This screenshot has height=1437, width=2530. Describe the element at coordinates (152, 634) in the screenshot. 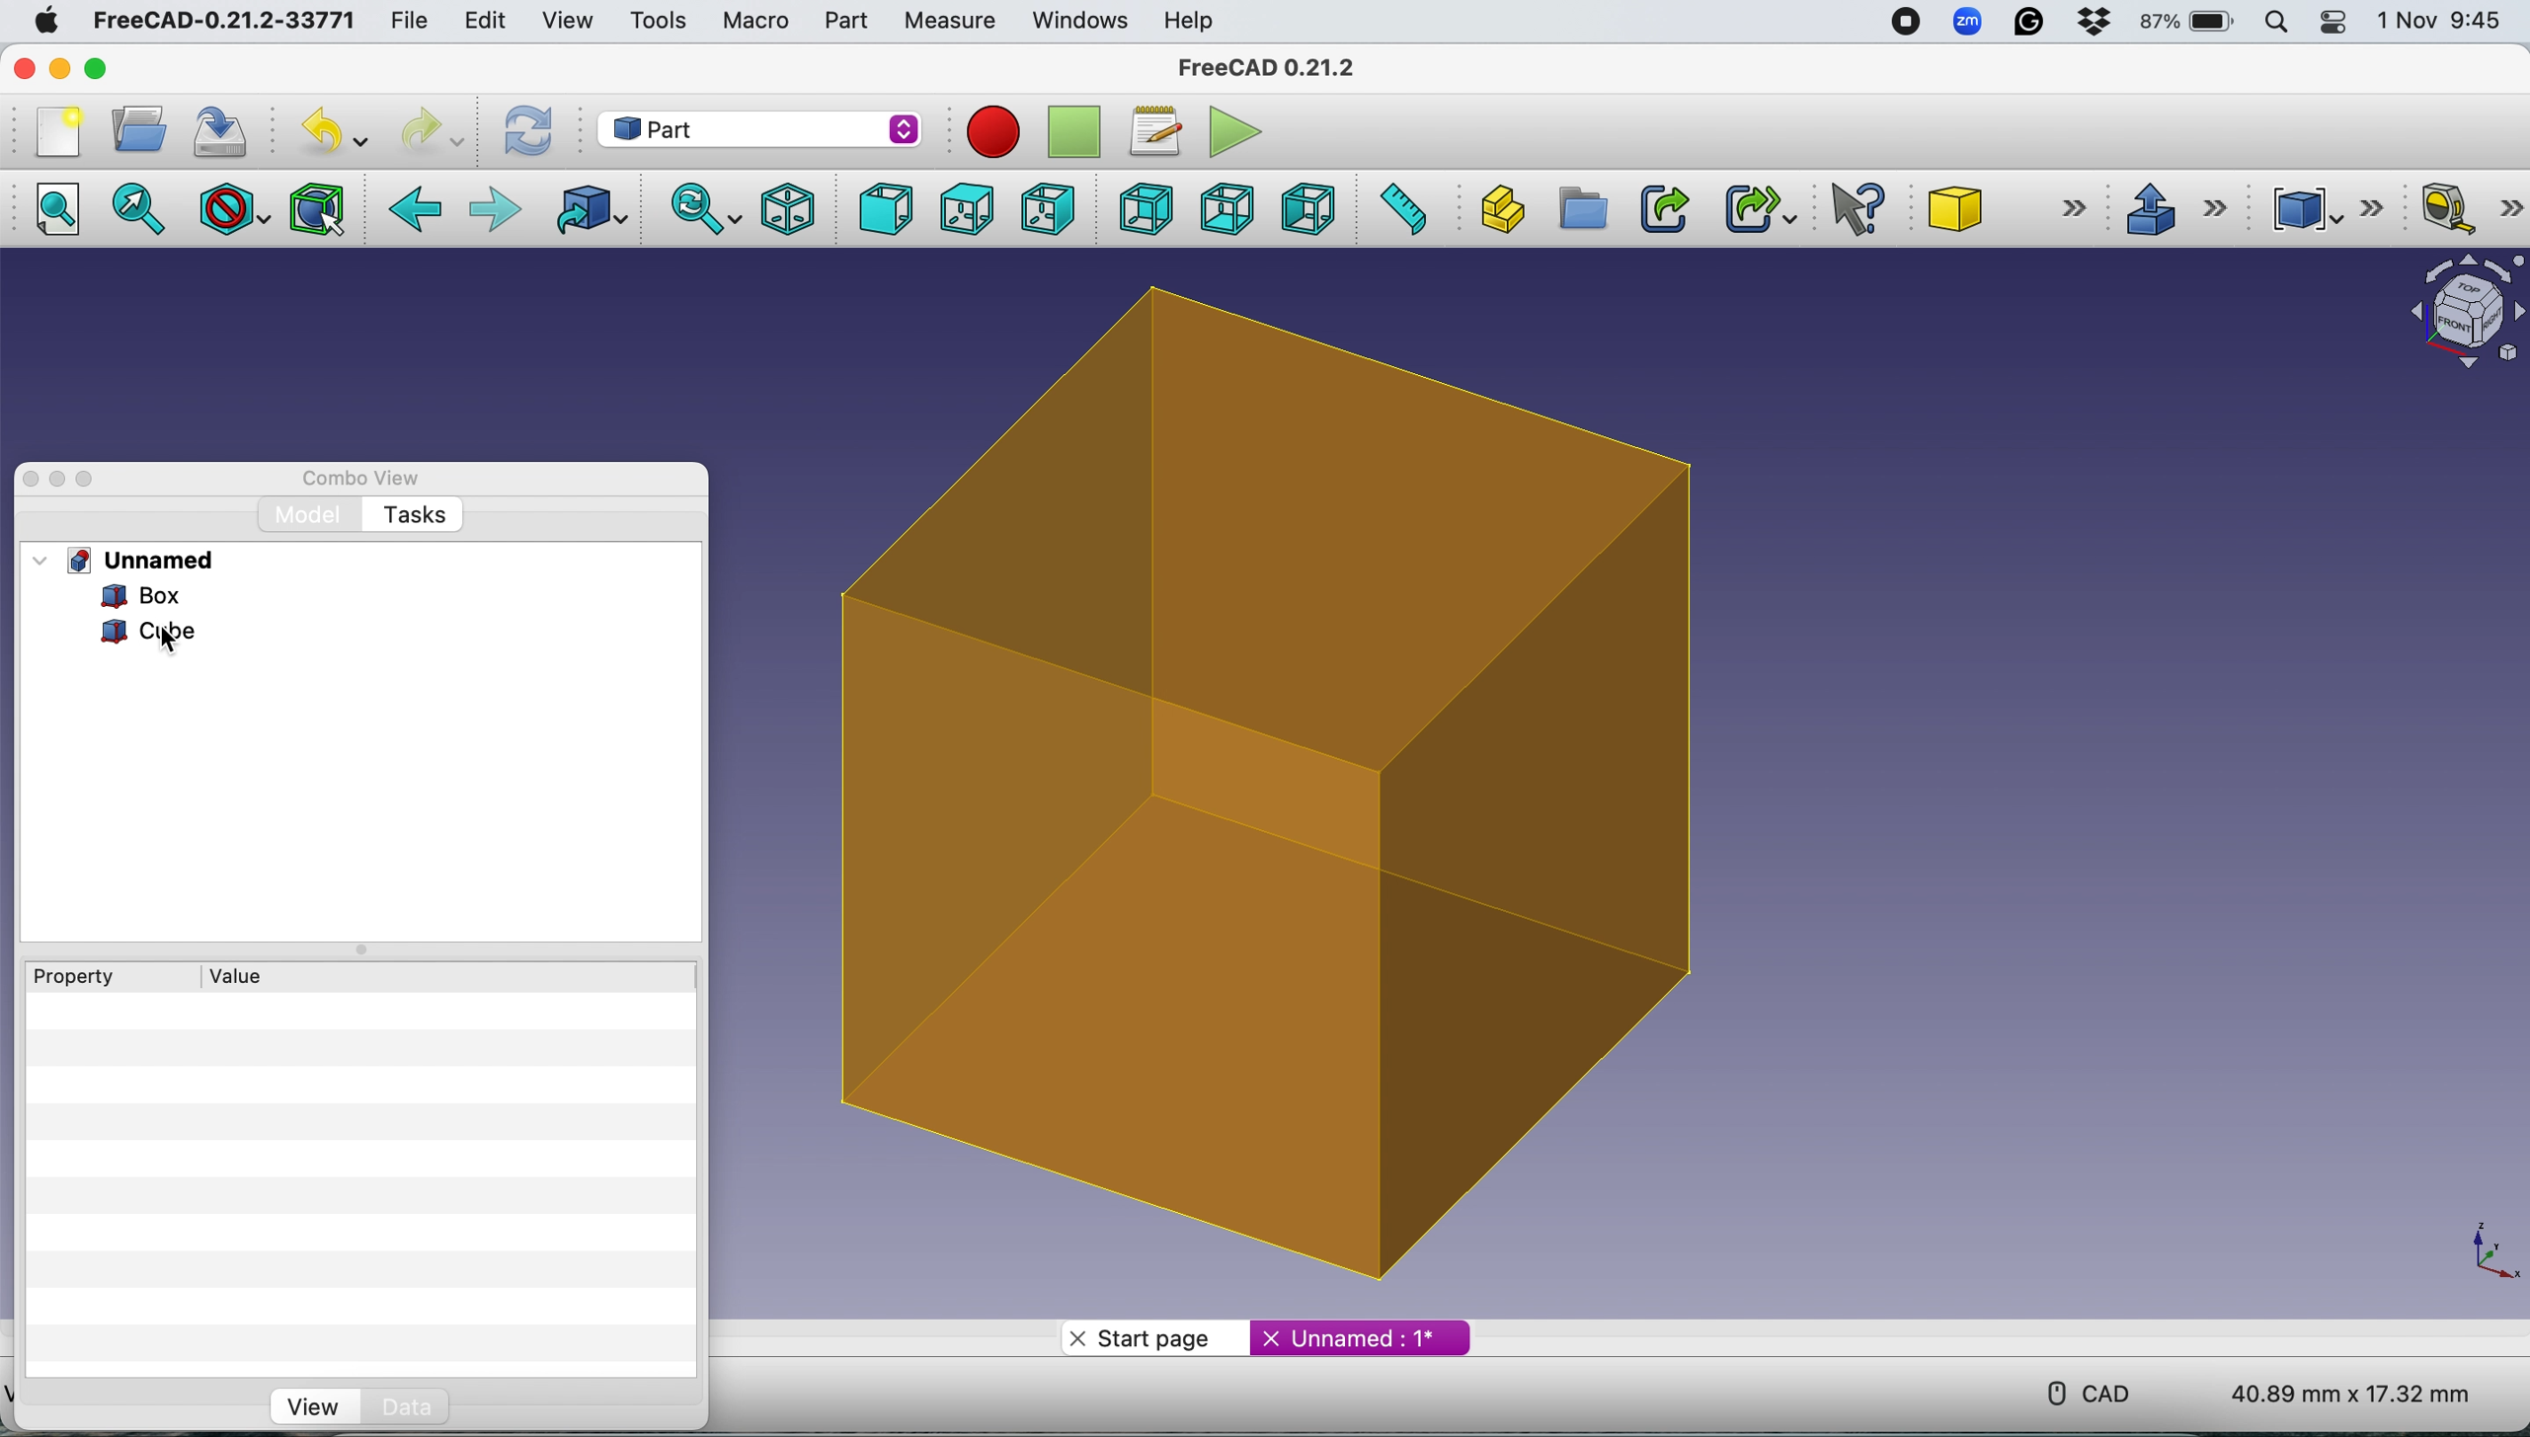

I see `cube` at that location.